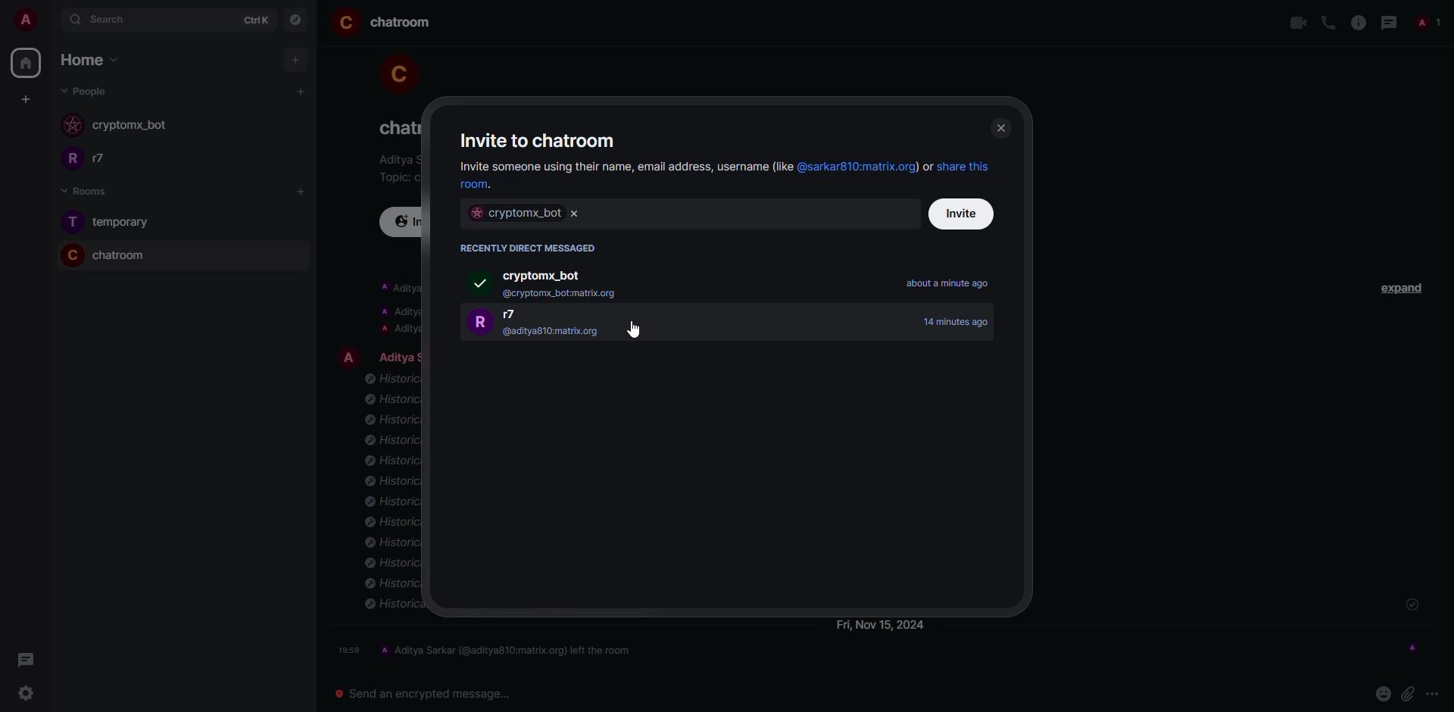  Describe the element at coordinates (1456, 459) in the screenshot. I see `scroll bar` at that location.